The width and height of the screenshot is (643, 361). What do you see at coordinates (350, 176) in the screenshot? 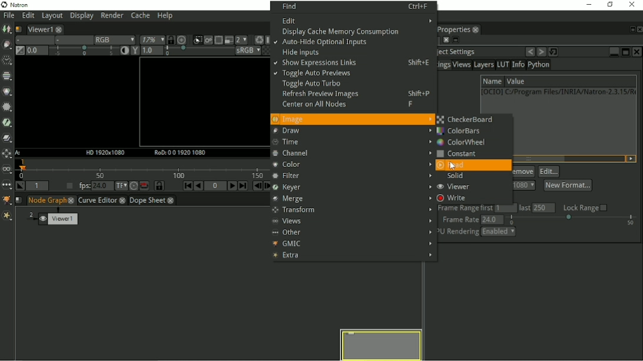
I see `Filter` at bounding box center [350, 176].